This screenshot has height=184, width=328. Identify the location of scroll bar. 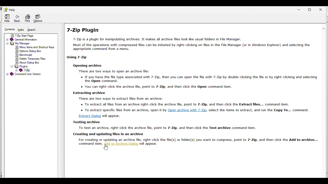
(324, 46).